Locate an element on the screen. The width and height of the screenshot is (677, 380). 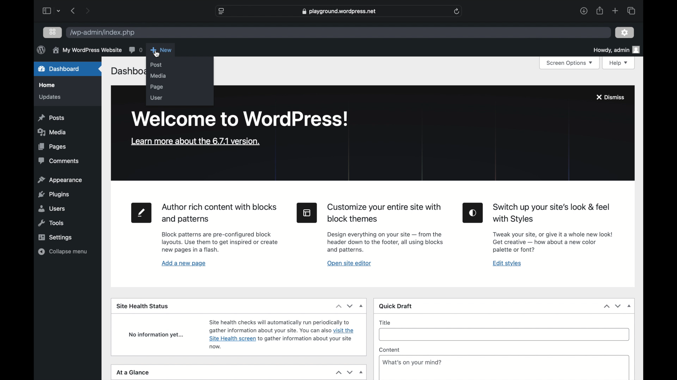
settings is located at coordinates (625, 33).